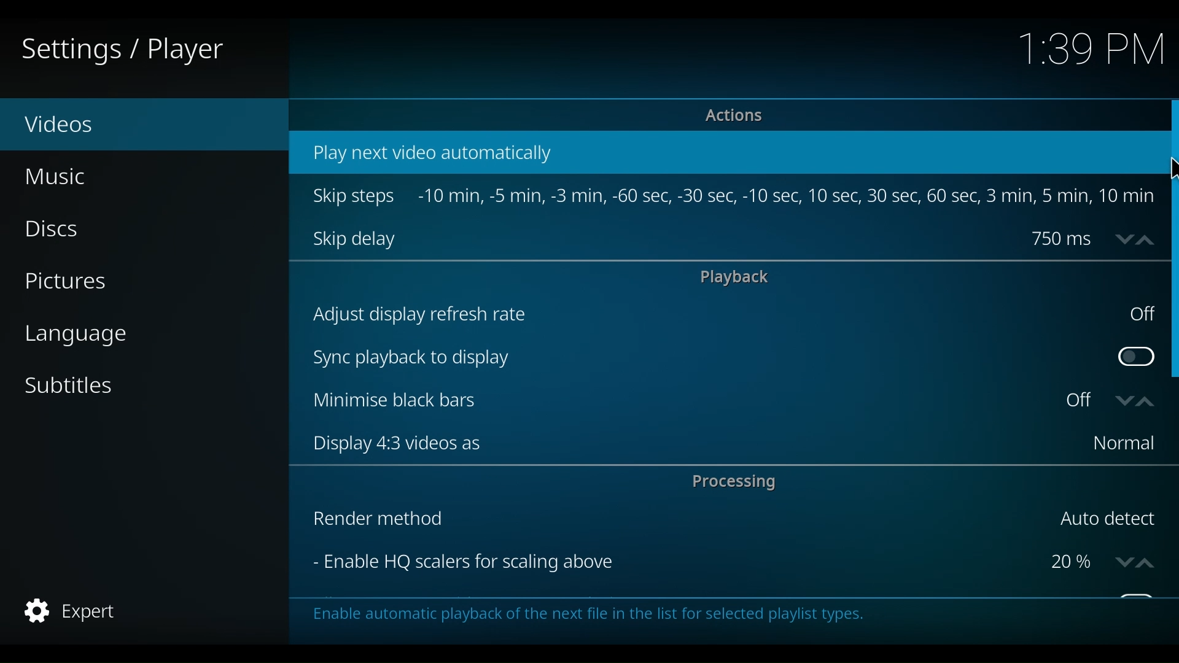 Image resolution: width=1179 pixels, height=663 pixels. I want to click on Expert, so click(73, 611).